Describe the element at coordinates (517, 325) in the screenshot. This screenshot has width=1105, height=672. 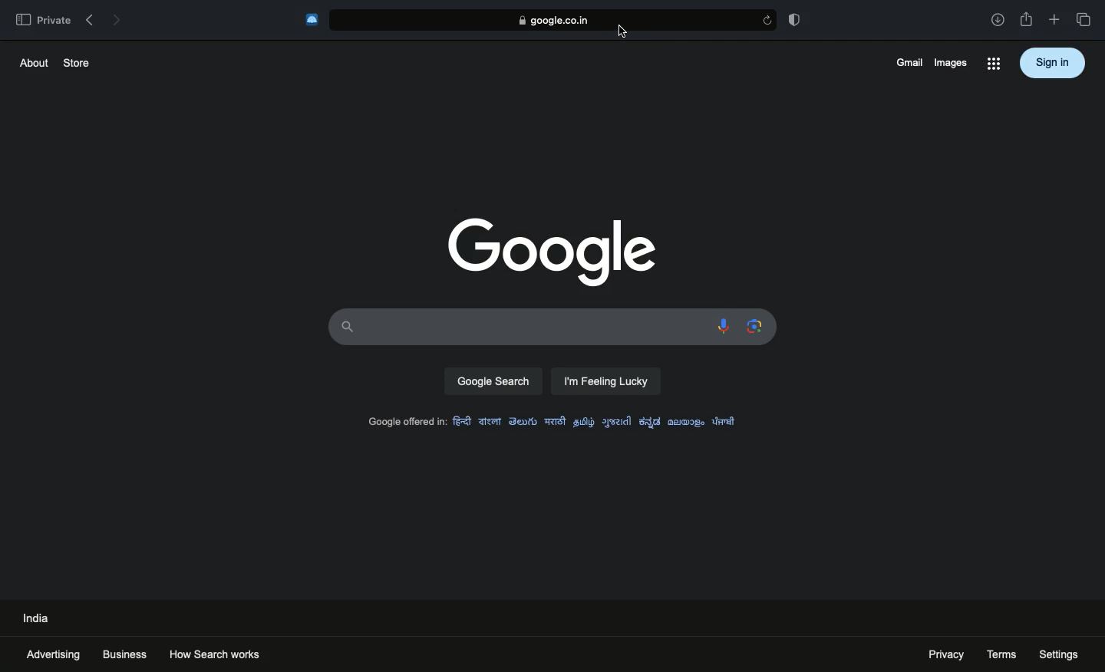
I see `search bar` at that location.